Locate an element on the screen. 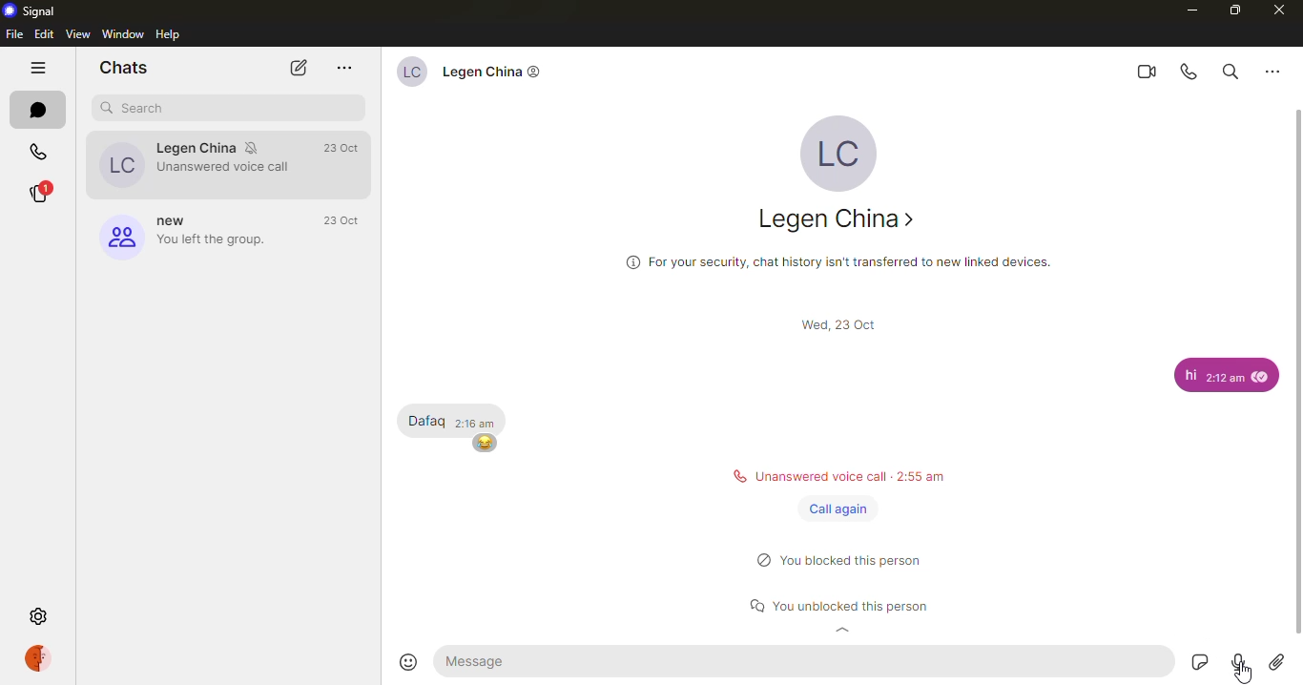  voice call is located at coordinates (1189, 69).